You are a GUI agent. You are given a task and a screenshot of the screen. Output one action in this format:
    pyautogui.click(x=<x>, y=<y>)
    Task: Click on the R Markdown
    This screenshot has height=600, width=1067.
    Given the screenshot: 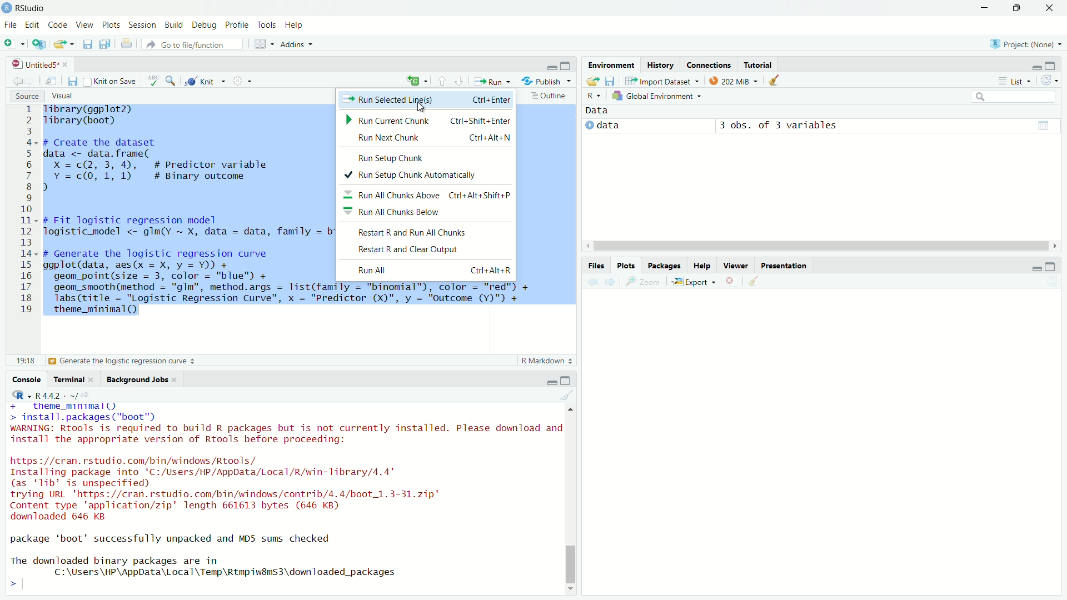 What is the action you would take?
    pyautogui.click(x=547, y=361)
    